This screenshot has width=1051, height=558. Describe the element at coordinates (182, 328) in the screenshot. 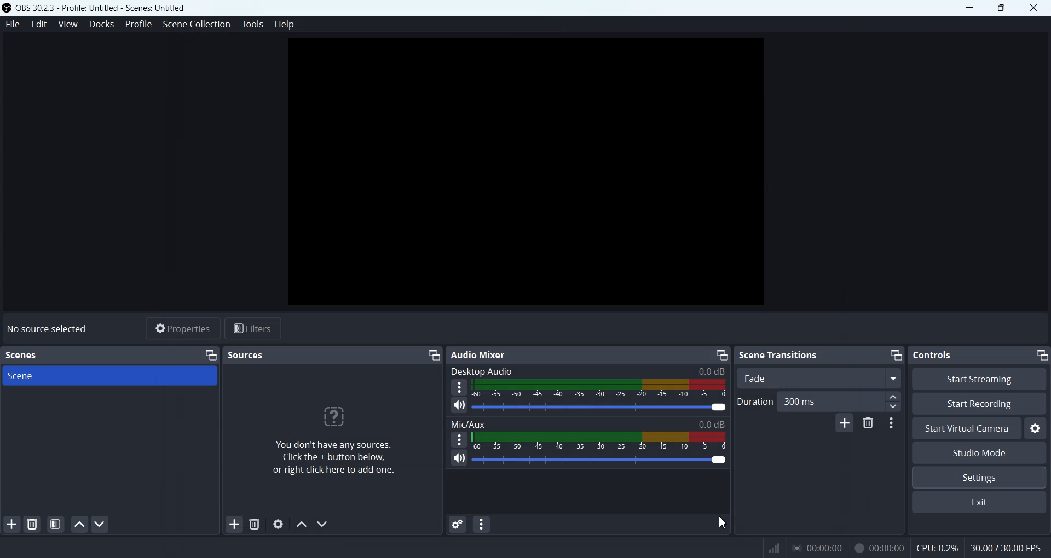

I see `Properties` at that location.